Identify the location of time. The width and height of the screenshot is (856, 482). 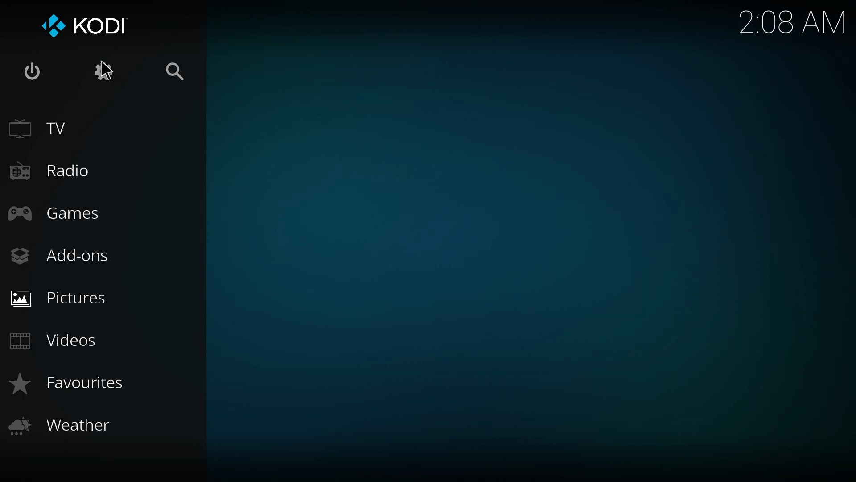
(792, 22).